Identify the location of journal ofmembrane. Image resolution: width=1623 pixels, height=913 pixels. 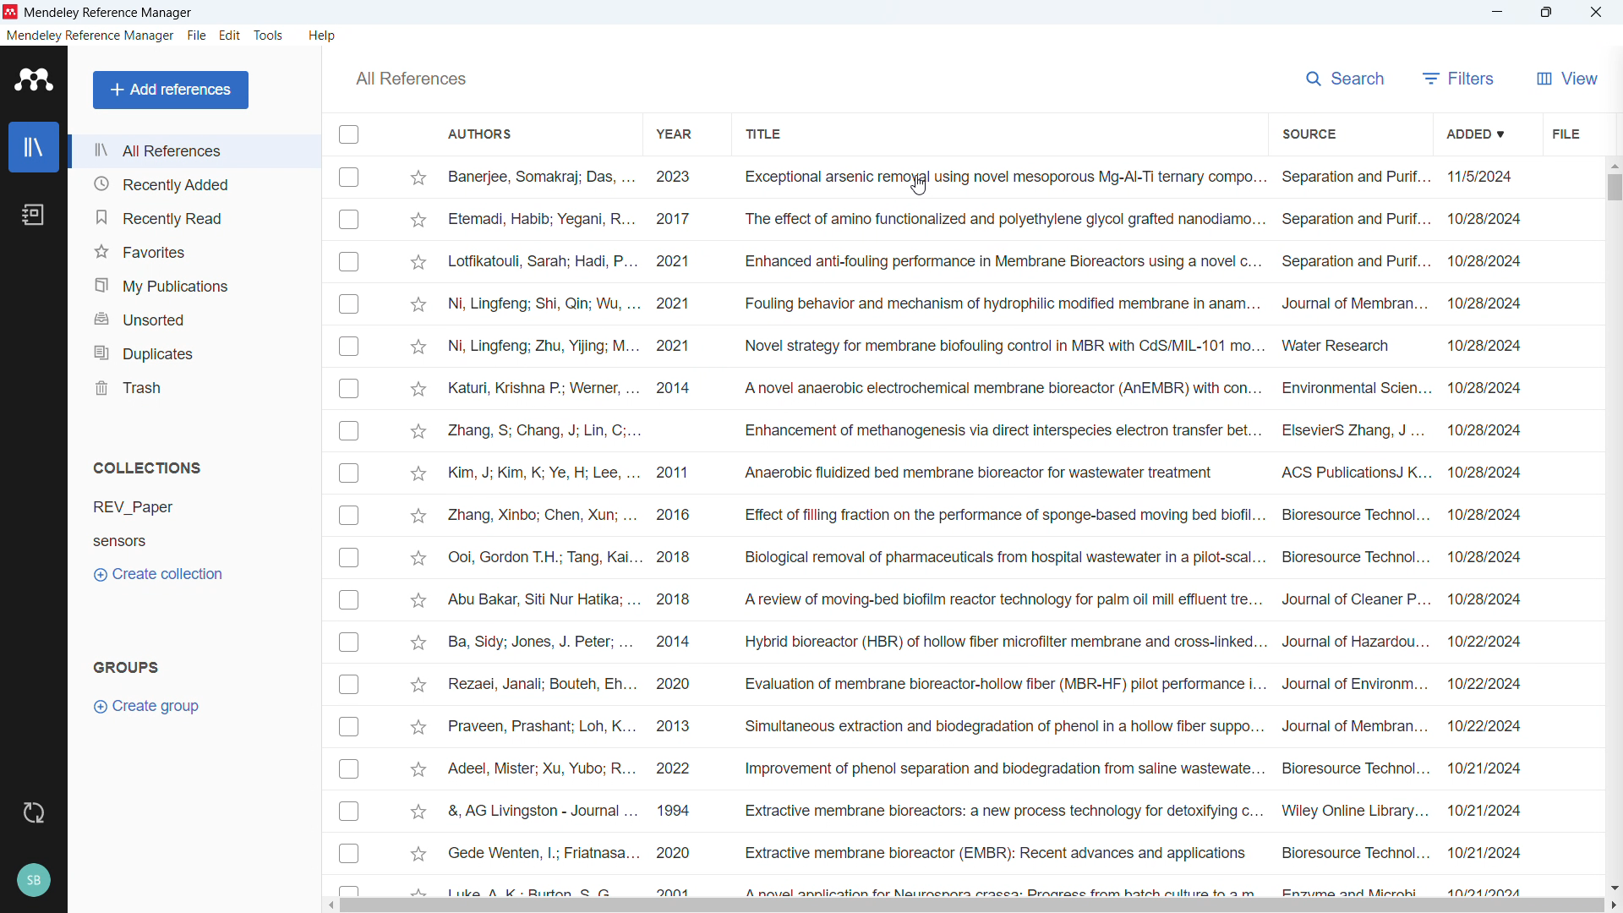
(1352, 727).